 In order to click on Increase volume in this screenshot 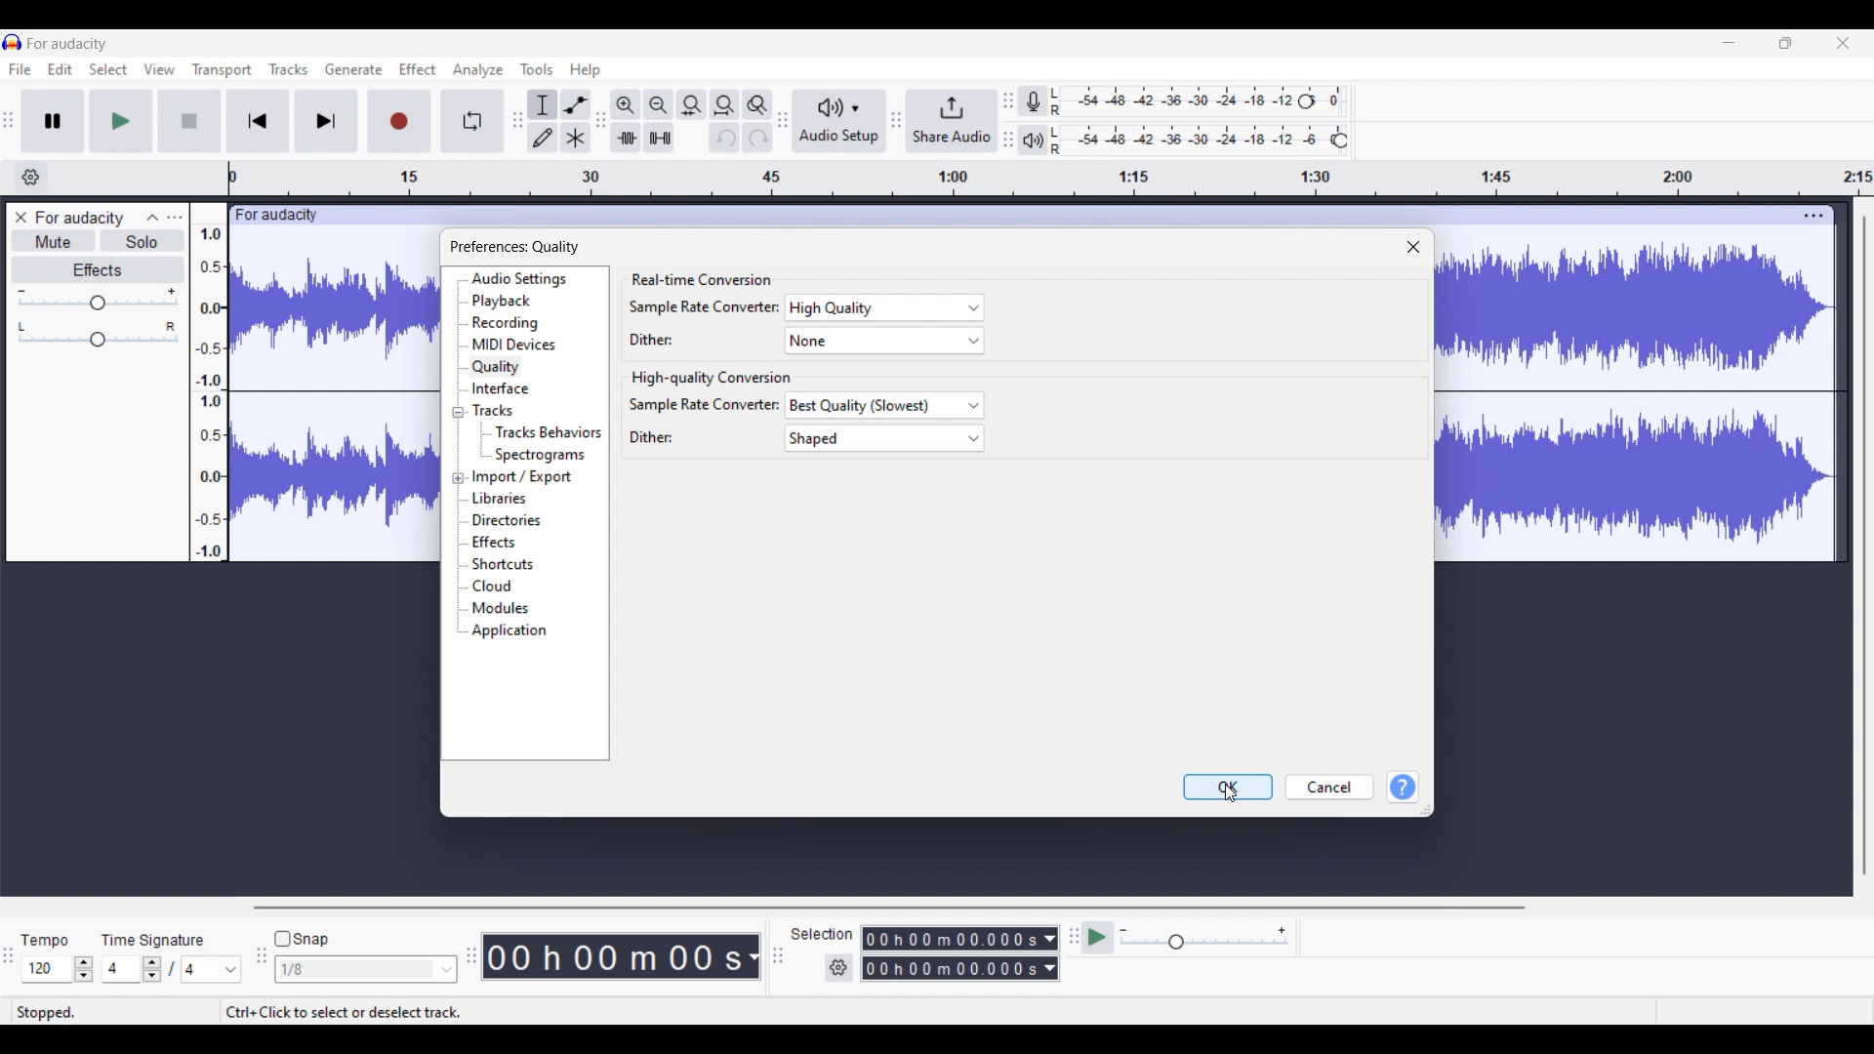, I will do `click(172, 291)`.